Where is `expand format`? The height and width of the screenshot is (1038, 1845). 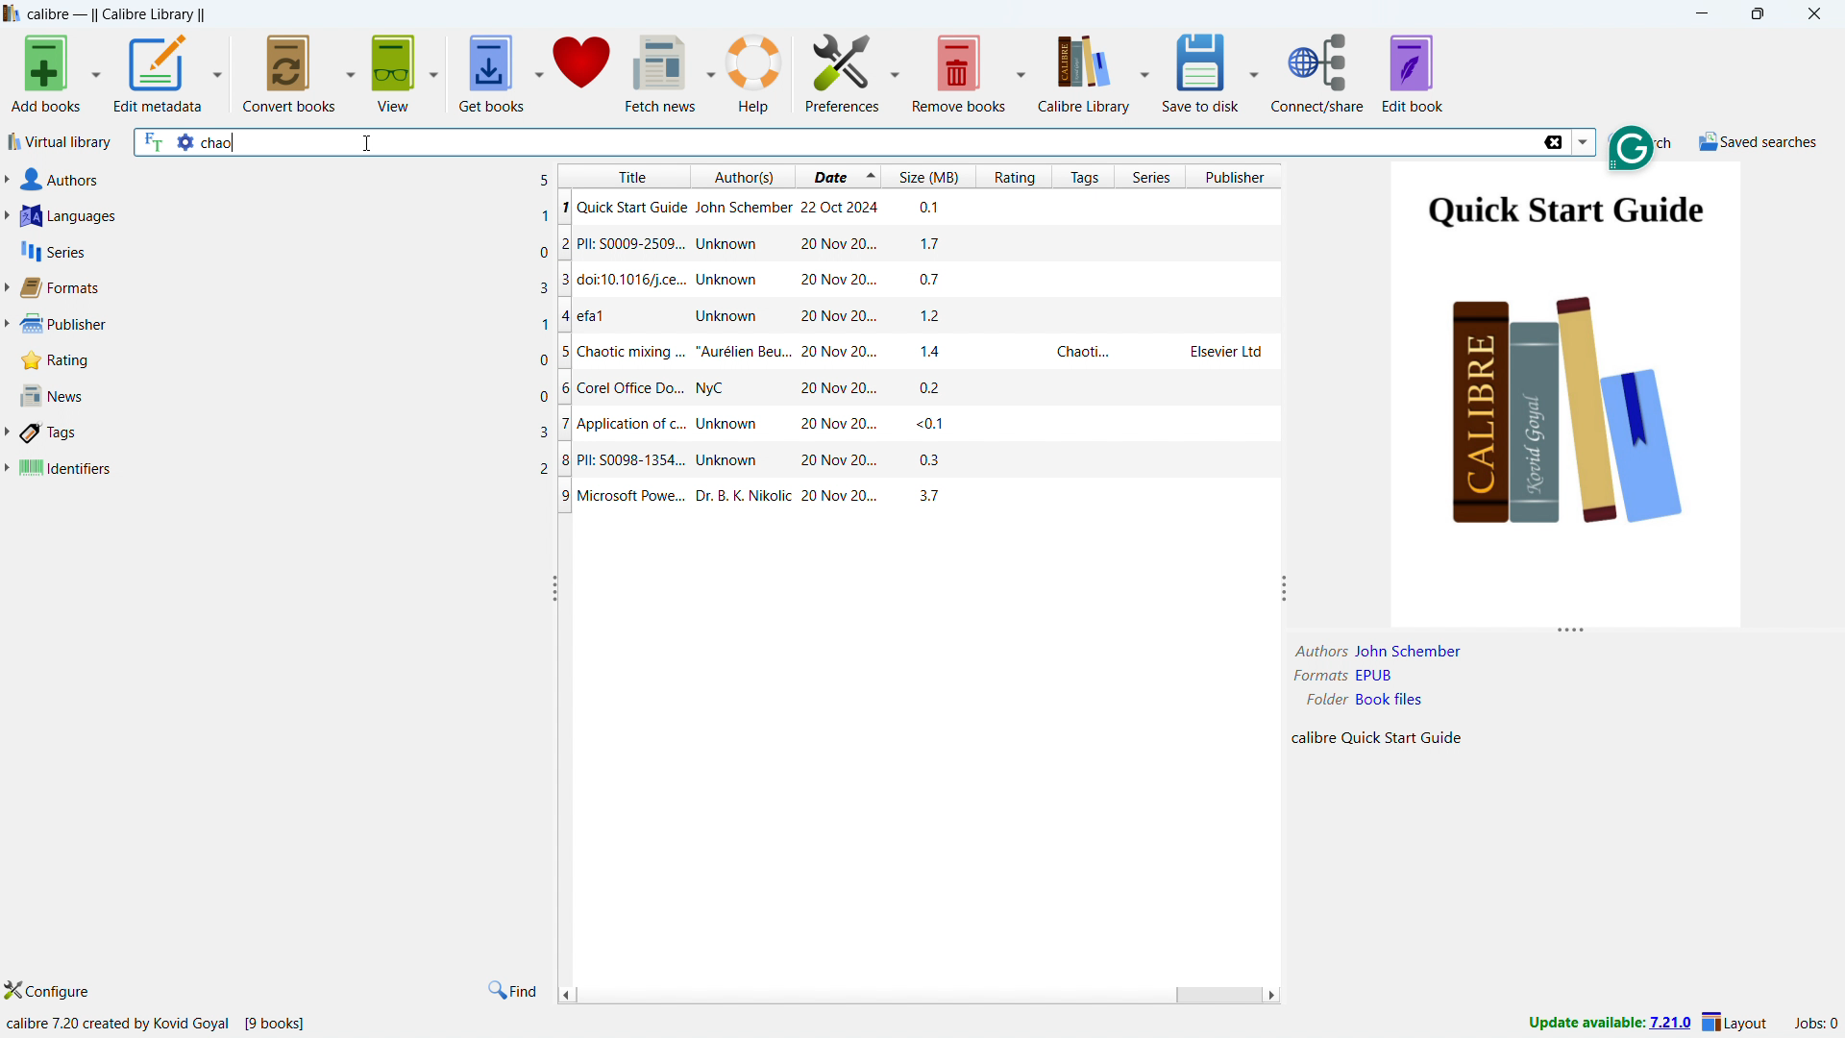
expand format is located at coordinates (6, 289).